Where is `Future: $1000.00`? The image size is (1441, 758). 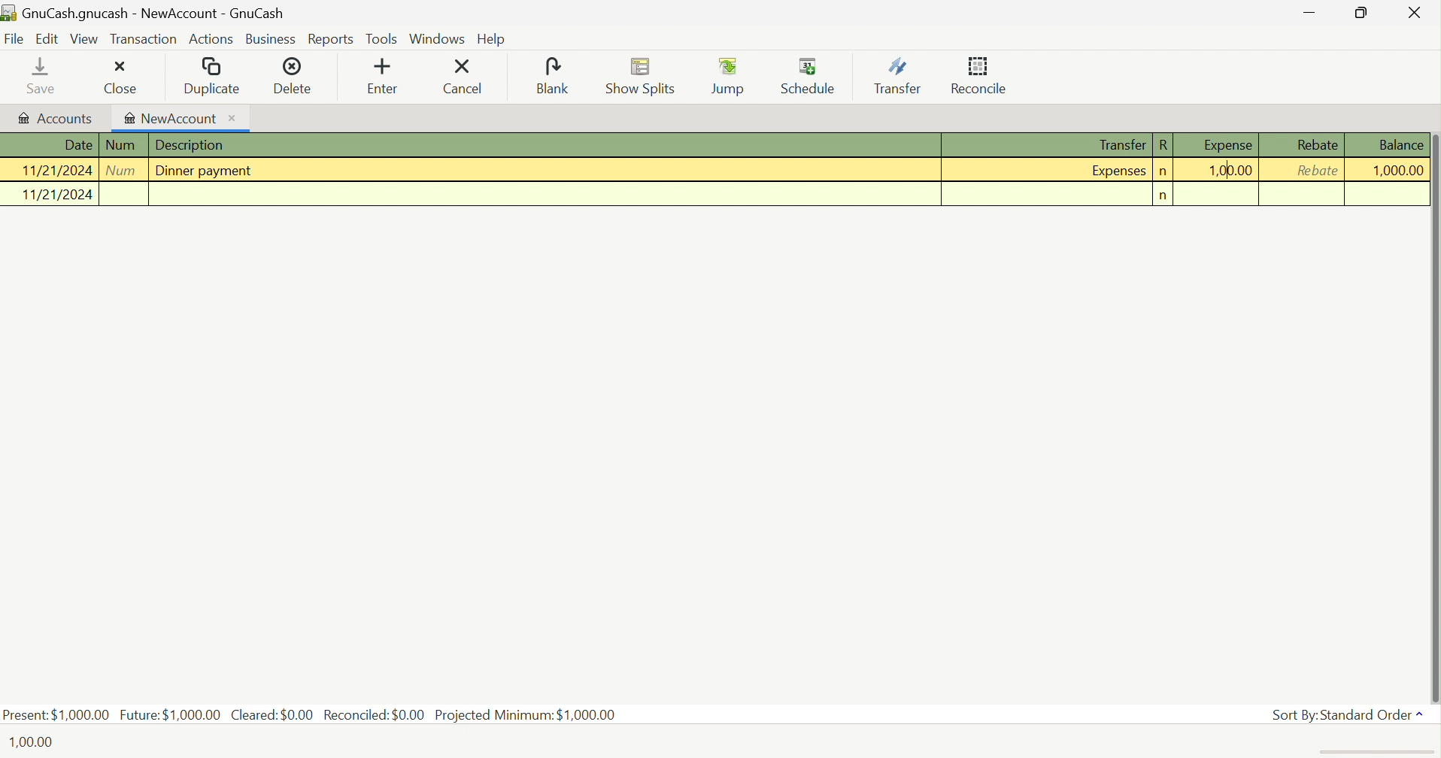 Future: $1000.00 is located at coordinates (170, 713).